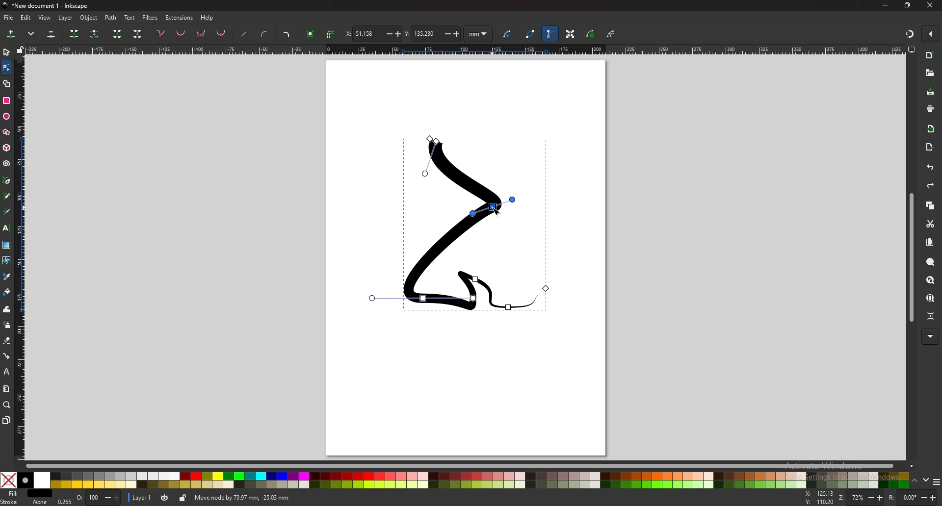 The height and width of the screenshot is (506, 942). Describe the element at coordinates (7, 212) in the screenshot. I see `calligraphy` at that location.